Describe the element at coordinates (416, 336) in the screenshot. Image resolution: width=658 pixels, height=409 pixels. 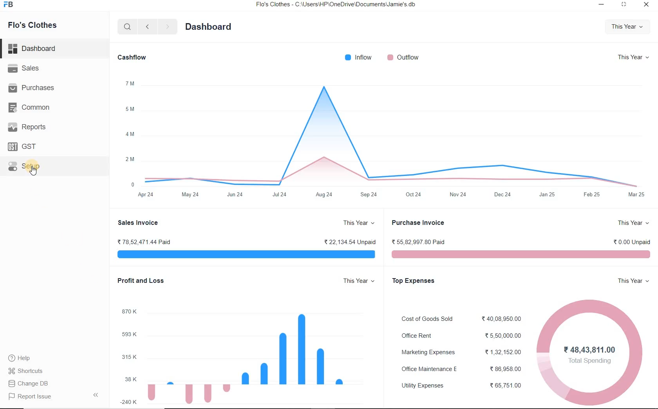
I see `office rent` at that location.